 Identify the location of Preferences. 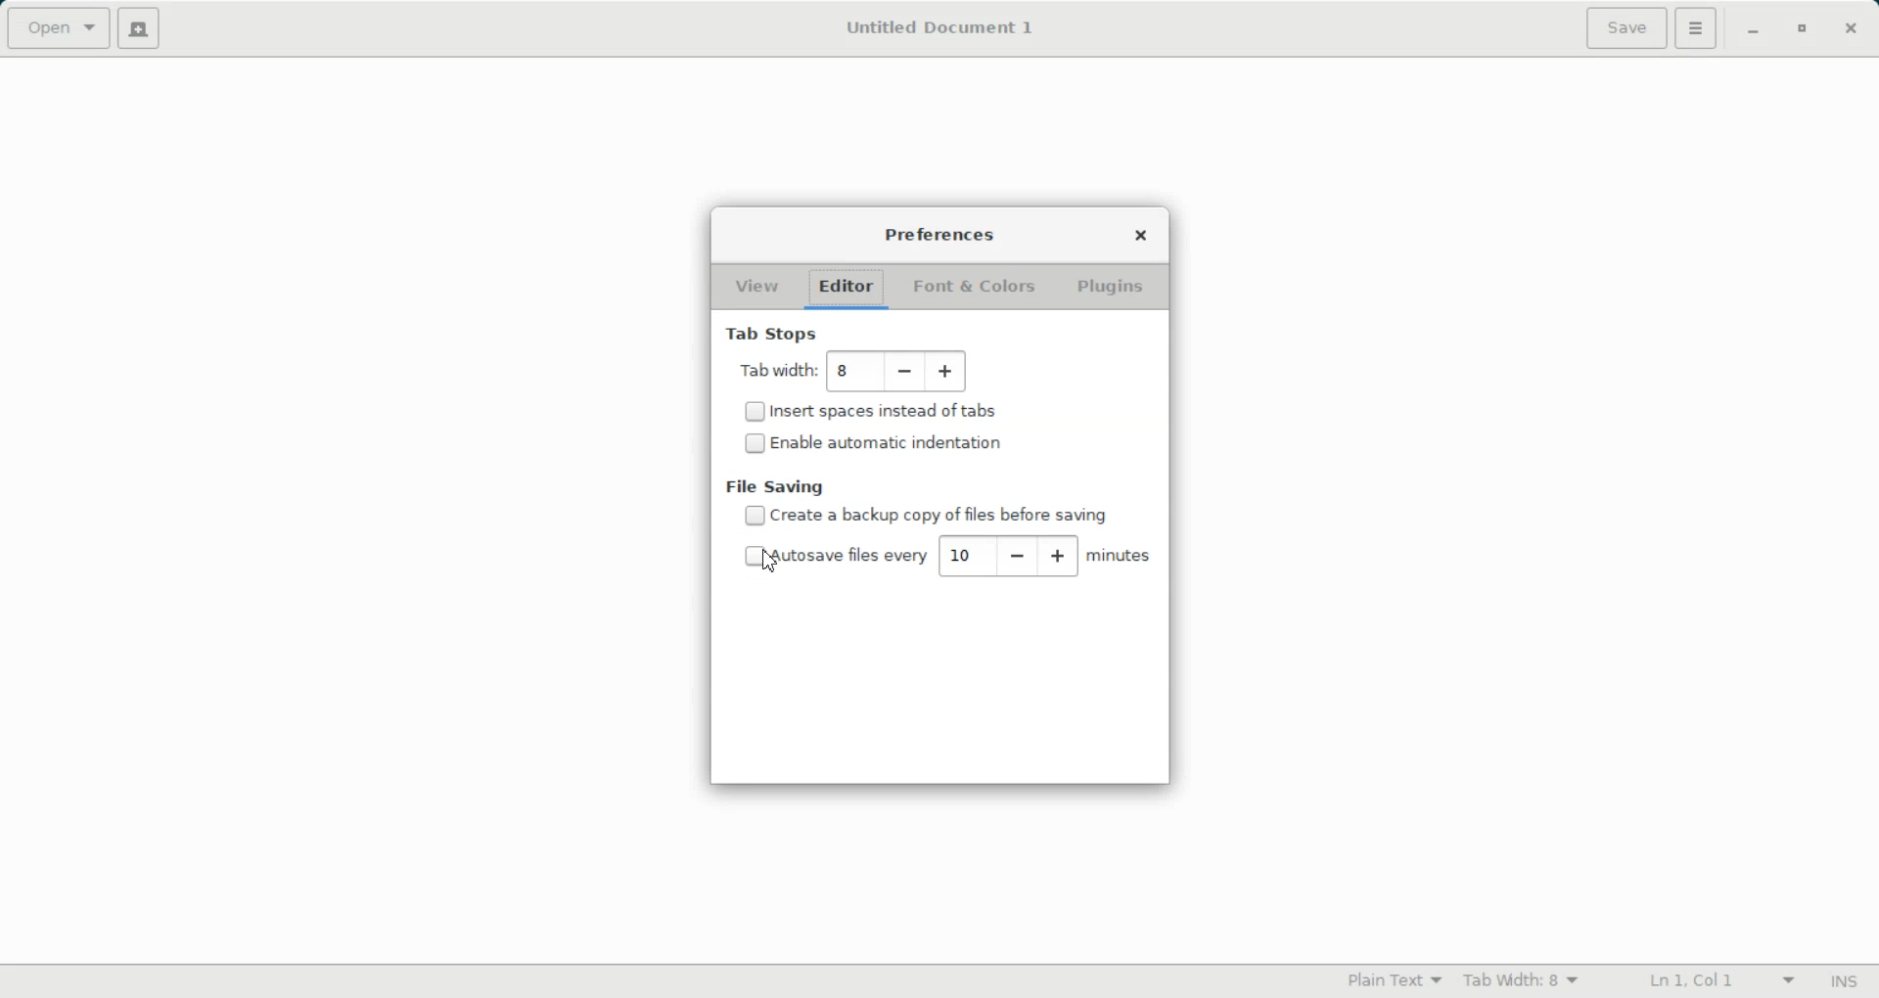
(941, 237).